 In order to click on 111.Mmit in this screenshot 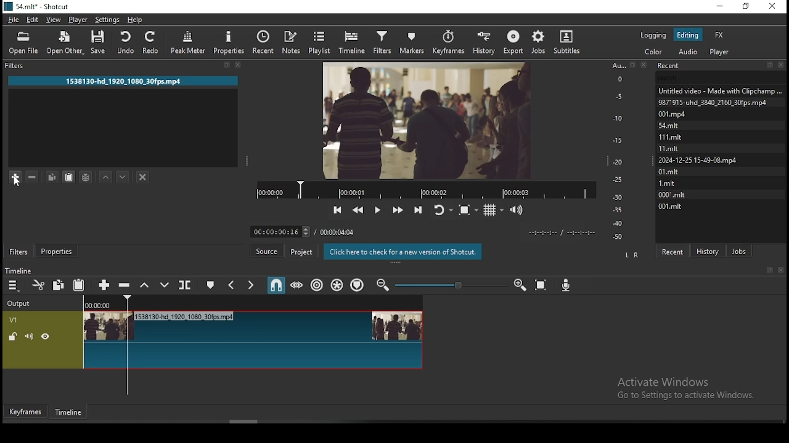, I will do `click(671, 136)`.